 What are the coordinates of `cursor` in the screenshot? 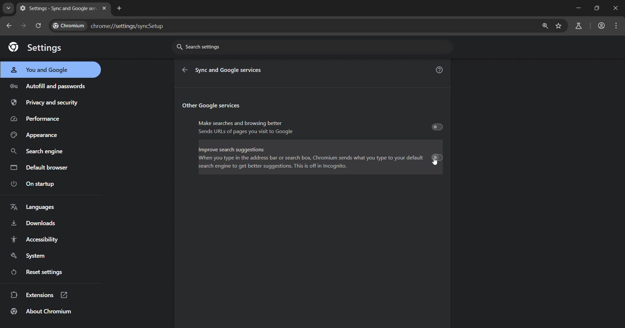 It's located at (437, 162).